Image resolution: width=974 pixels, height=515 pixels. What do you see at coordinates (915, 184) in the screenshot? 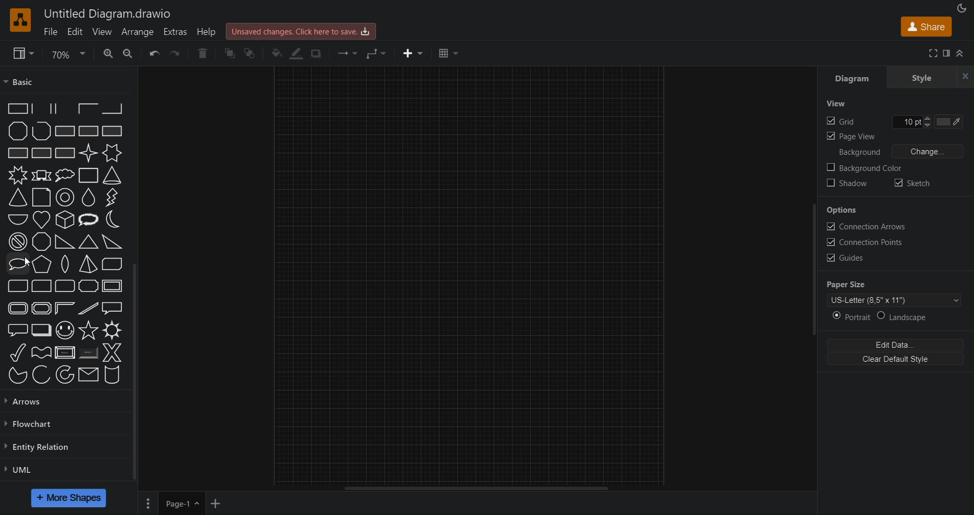
I see `Sketch` at bounding box center [915, 184].